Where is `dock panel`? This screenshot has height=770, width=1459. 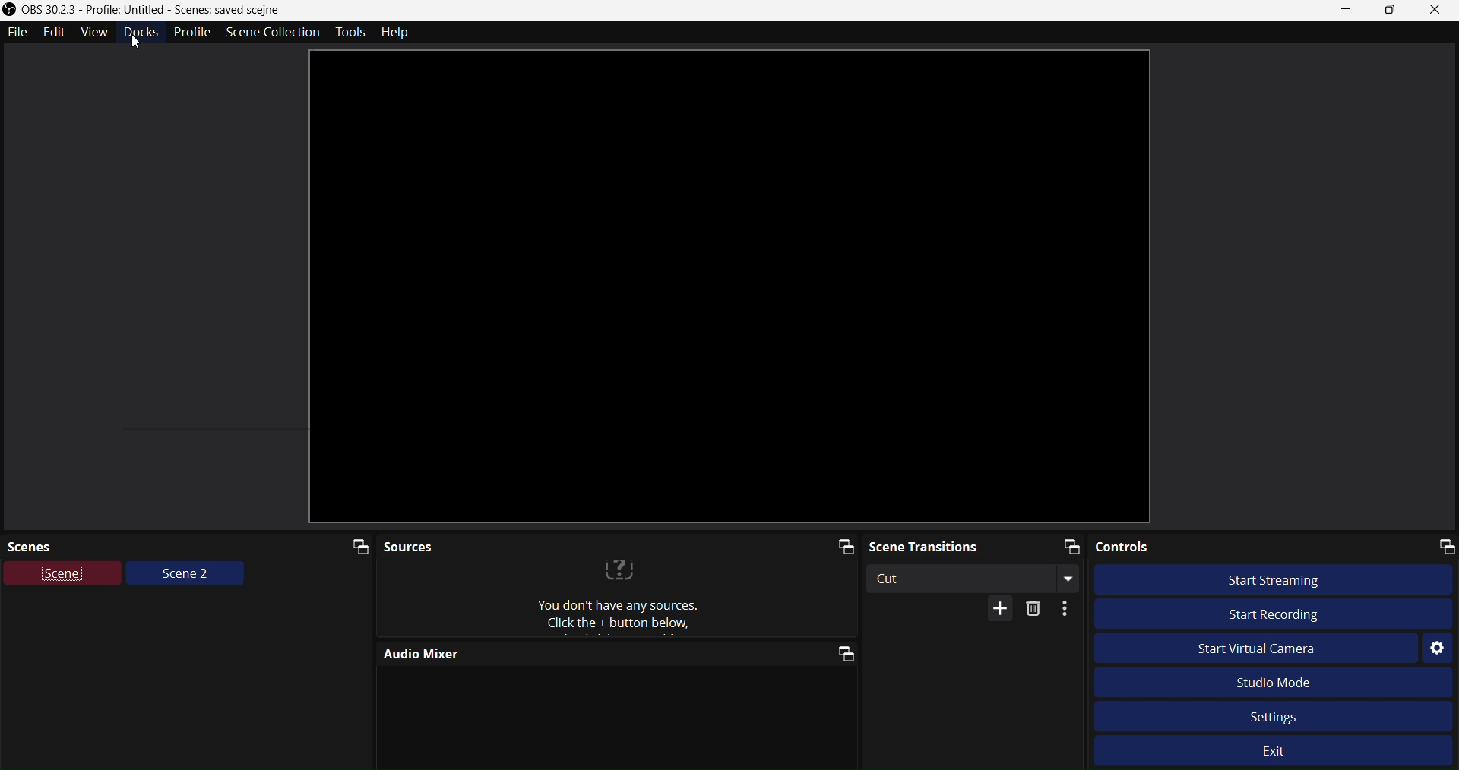
dock panel is located at coordinates (1442, 545).